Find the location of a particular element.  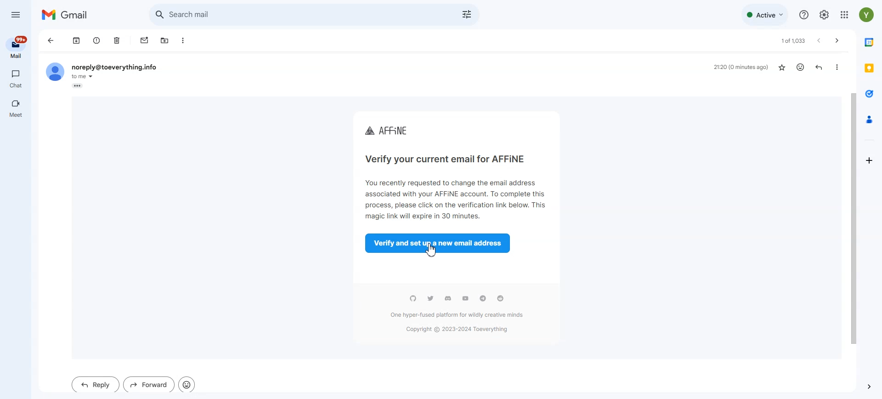

Get add-on is located at coordinates (870, 162).